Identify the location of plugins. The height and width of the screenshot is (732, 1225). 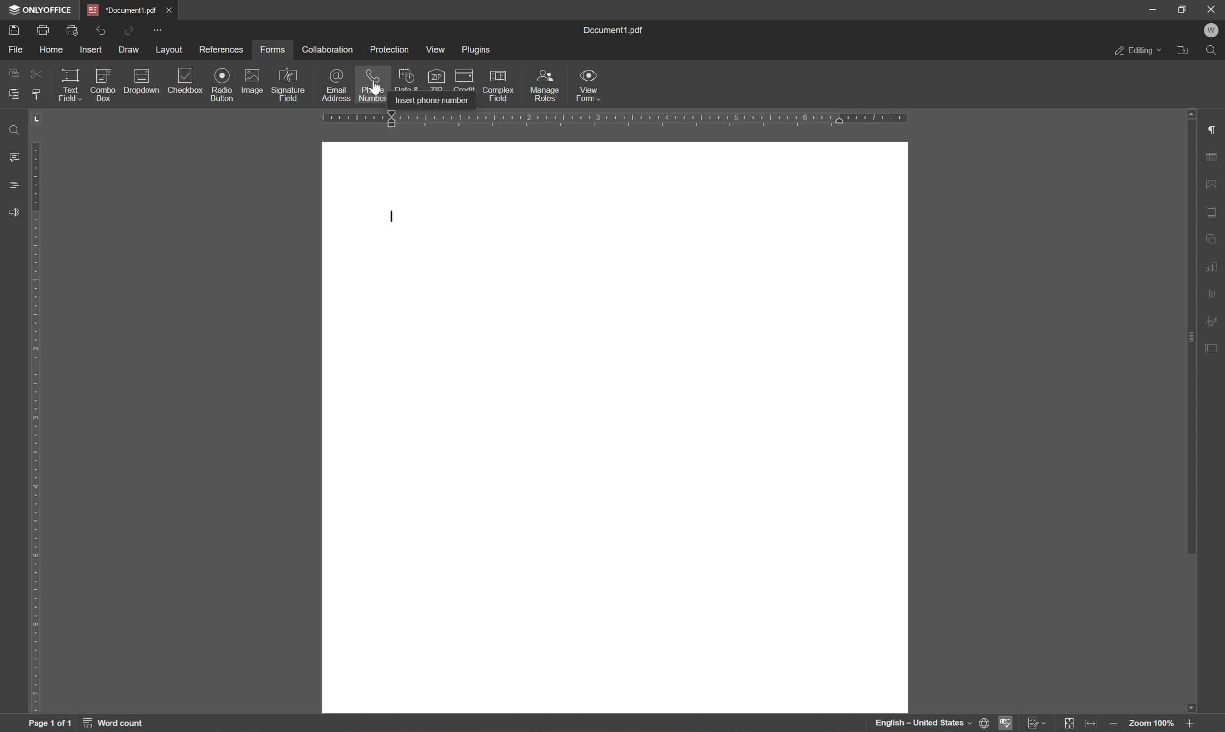
(476, 49).